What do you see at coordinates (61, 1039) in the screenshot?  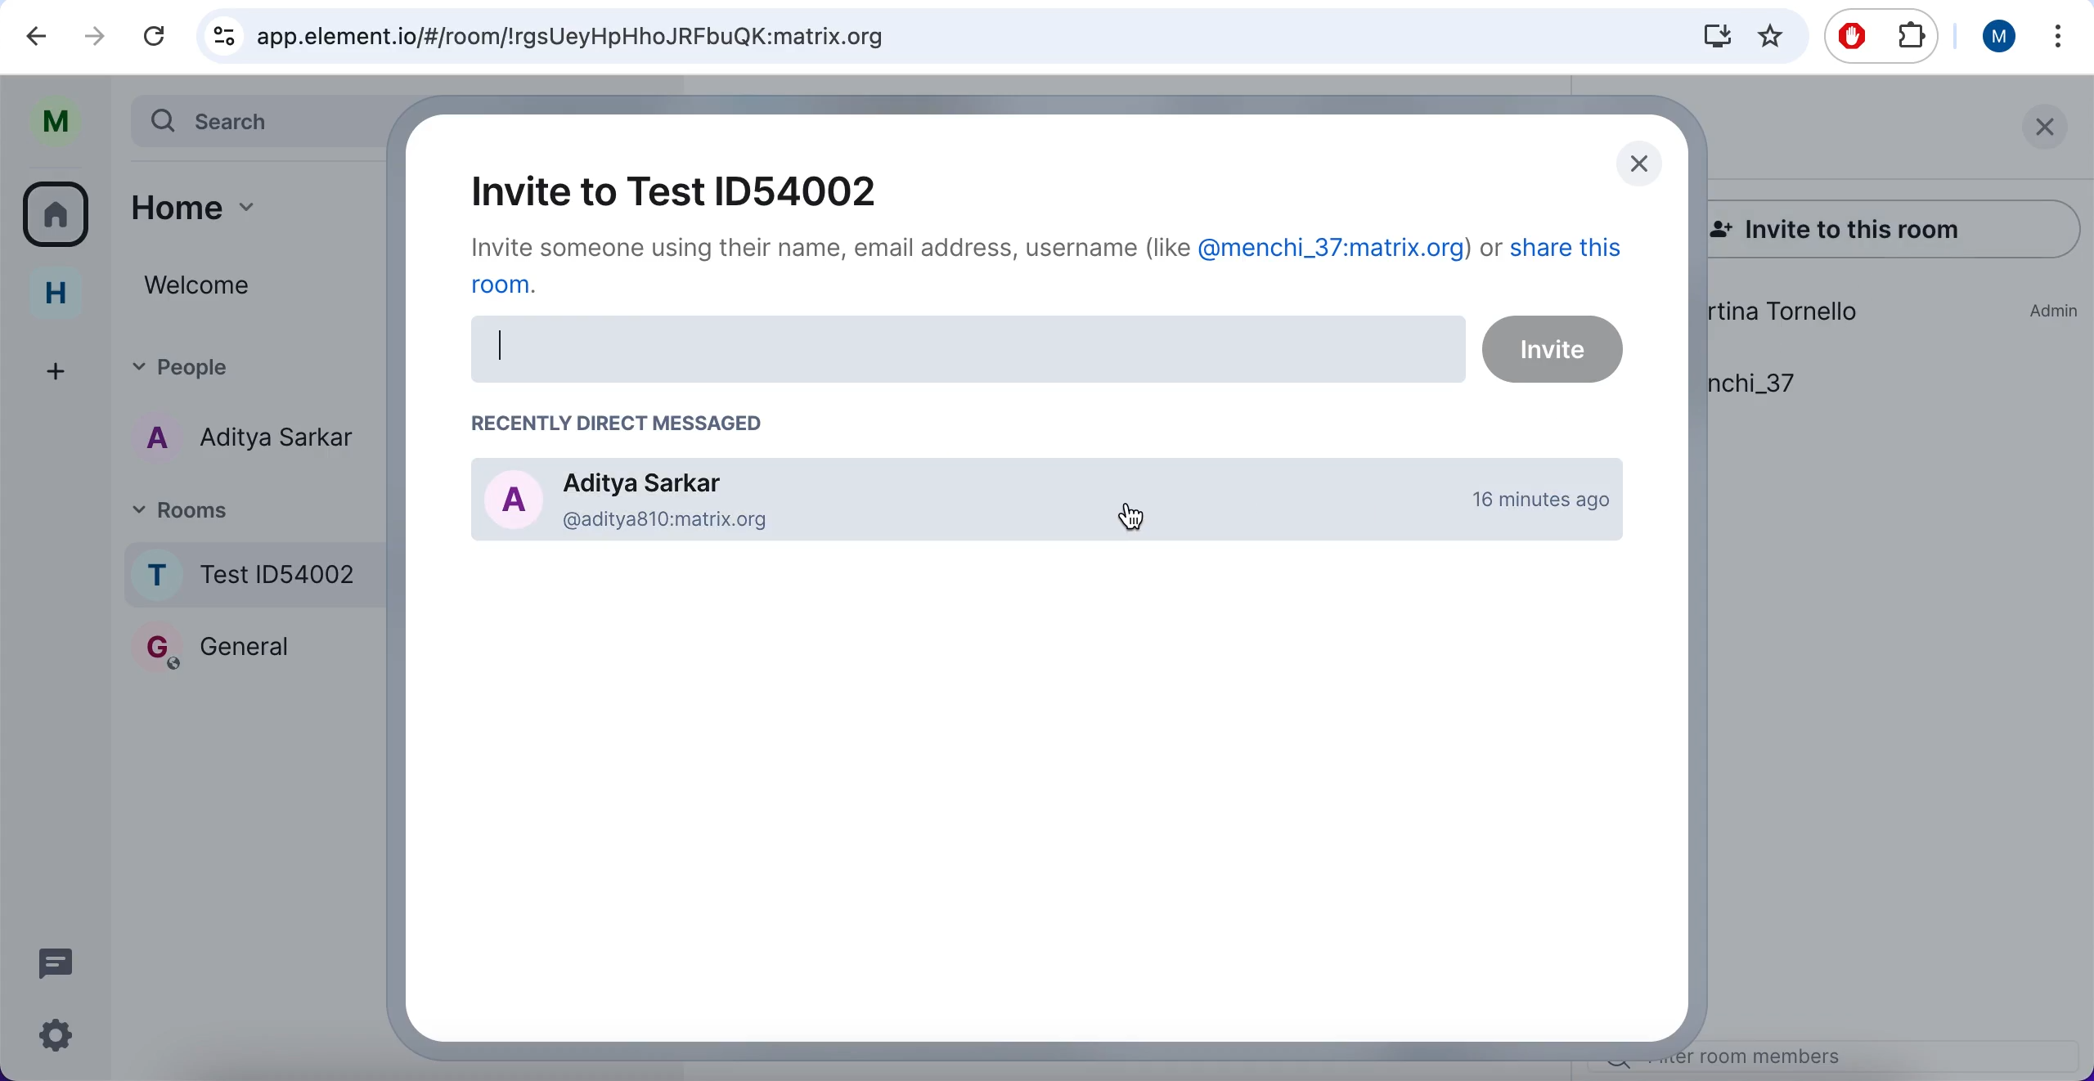 I see `configuration` at bounding box center [61, 1039].